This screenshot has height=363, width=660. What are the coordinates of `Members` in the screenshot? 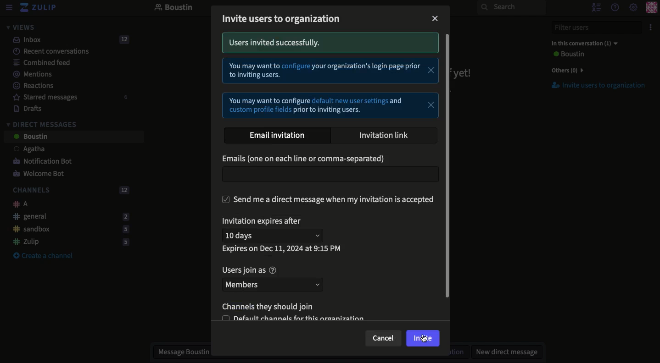 It's located at (274, 285).